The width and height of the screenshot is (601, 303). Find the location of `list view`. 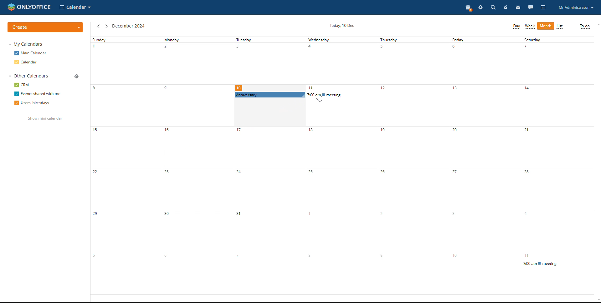

list view is located at coordinates (560, 26).